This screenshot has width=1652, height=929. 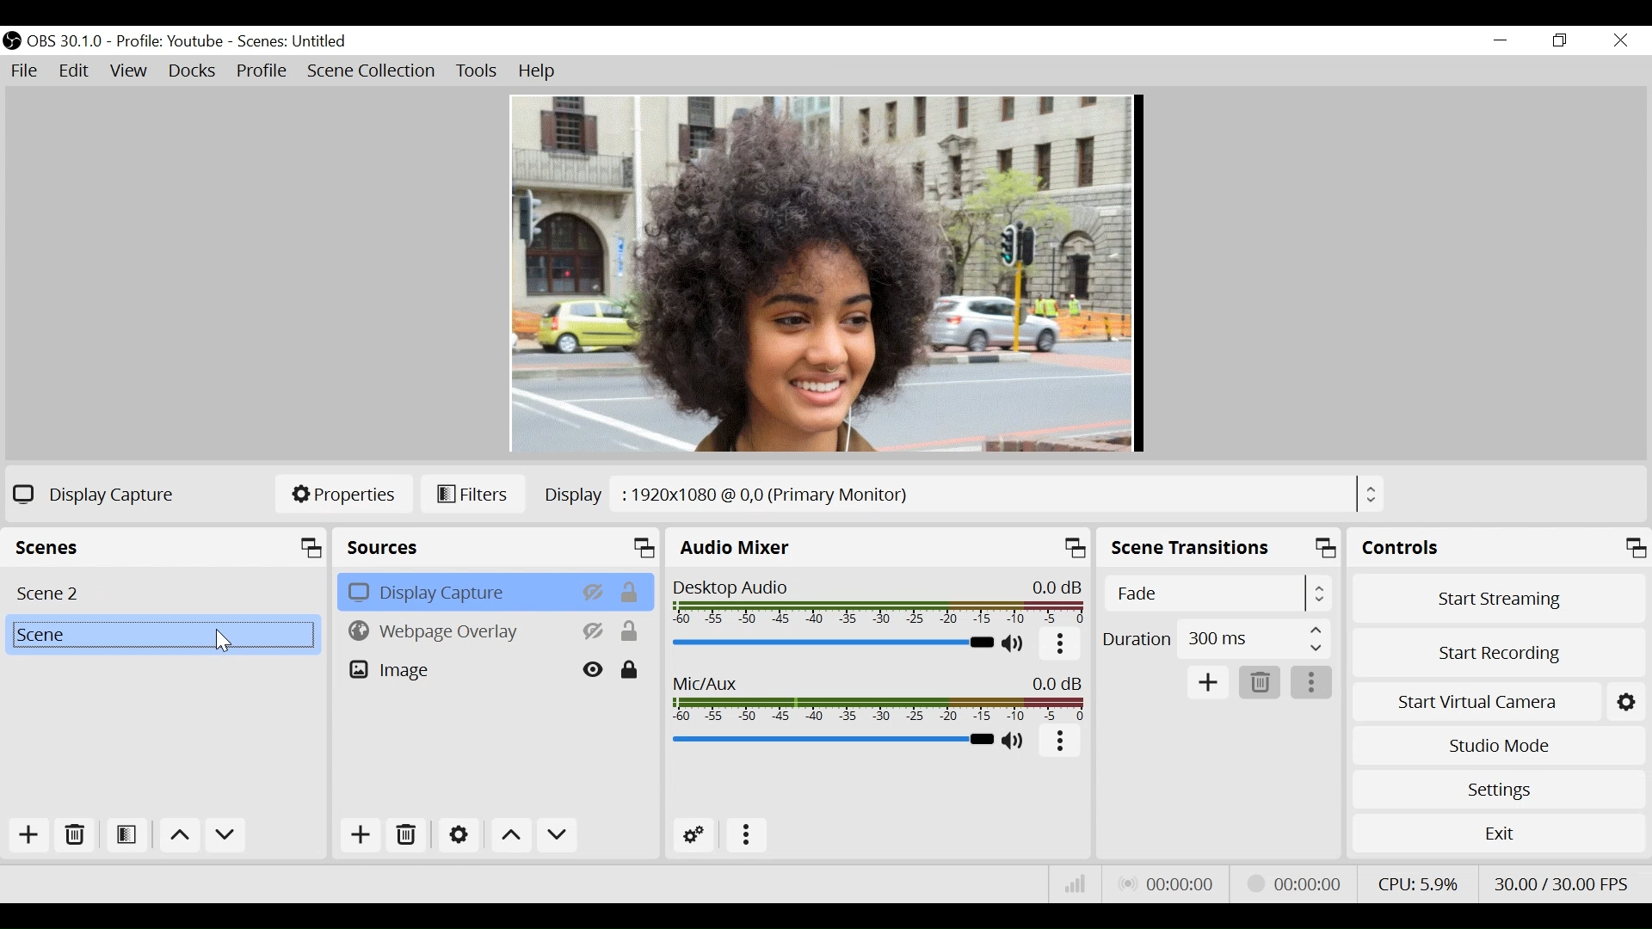 I want to click on (un)mute, so click(x=1014, y=741).